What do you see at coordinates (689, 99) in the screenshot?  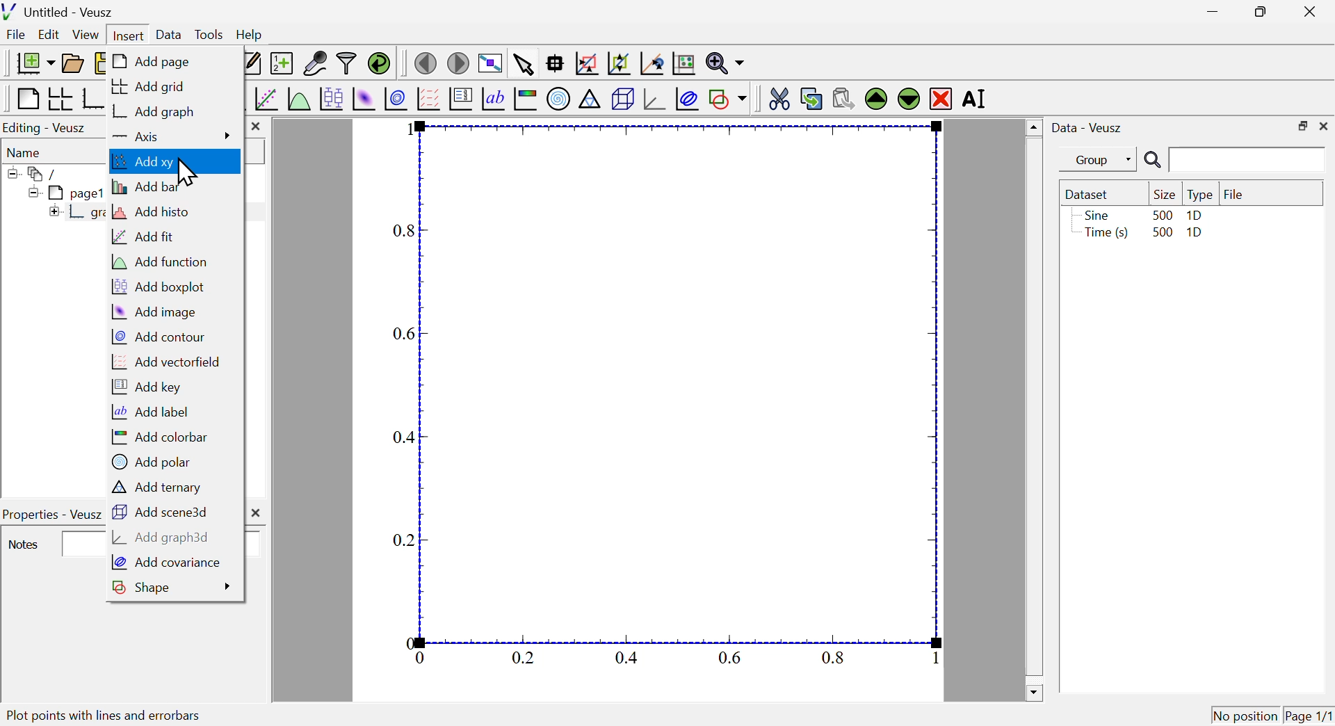 I see `plot covariance llipses` at bounding box center [689, 99].